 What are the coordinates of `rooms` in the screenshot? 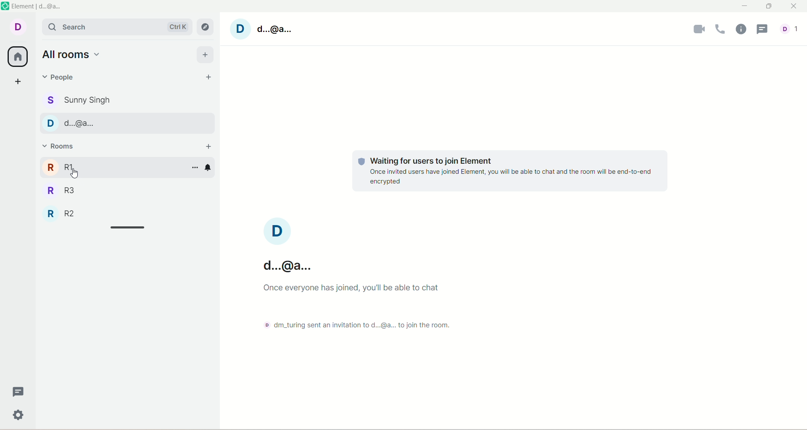 It's located at (61, 146).